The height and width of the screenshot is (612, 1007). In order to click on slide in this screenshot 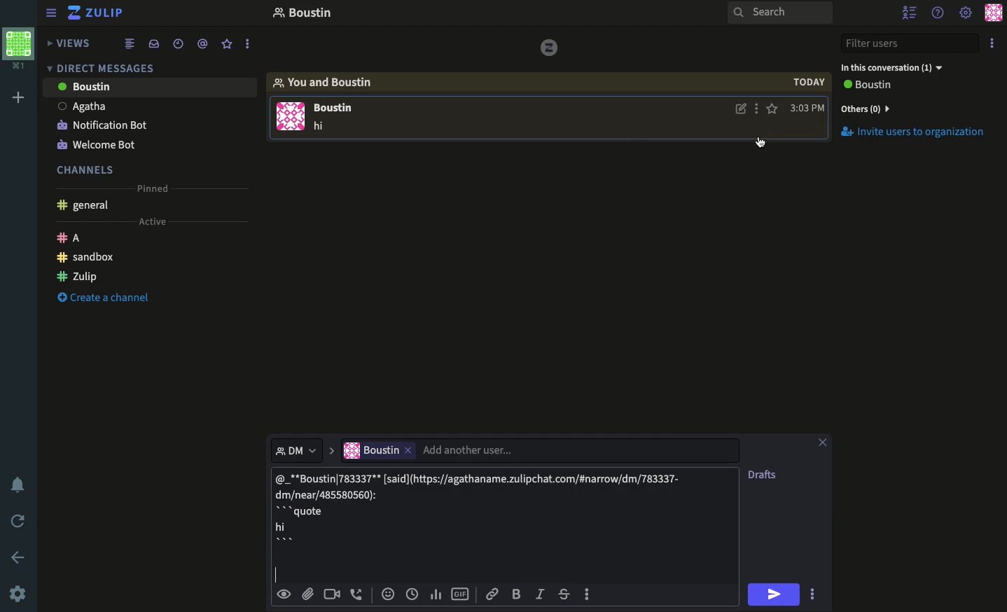, I will do `click(331, 447)`.